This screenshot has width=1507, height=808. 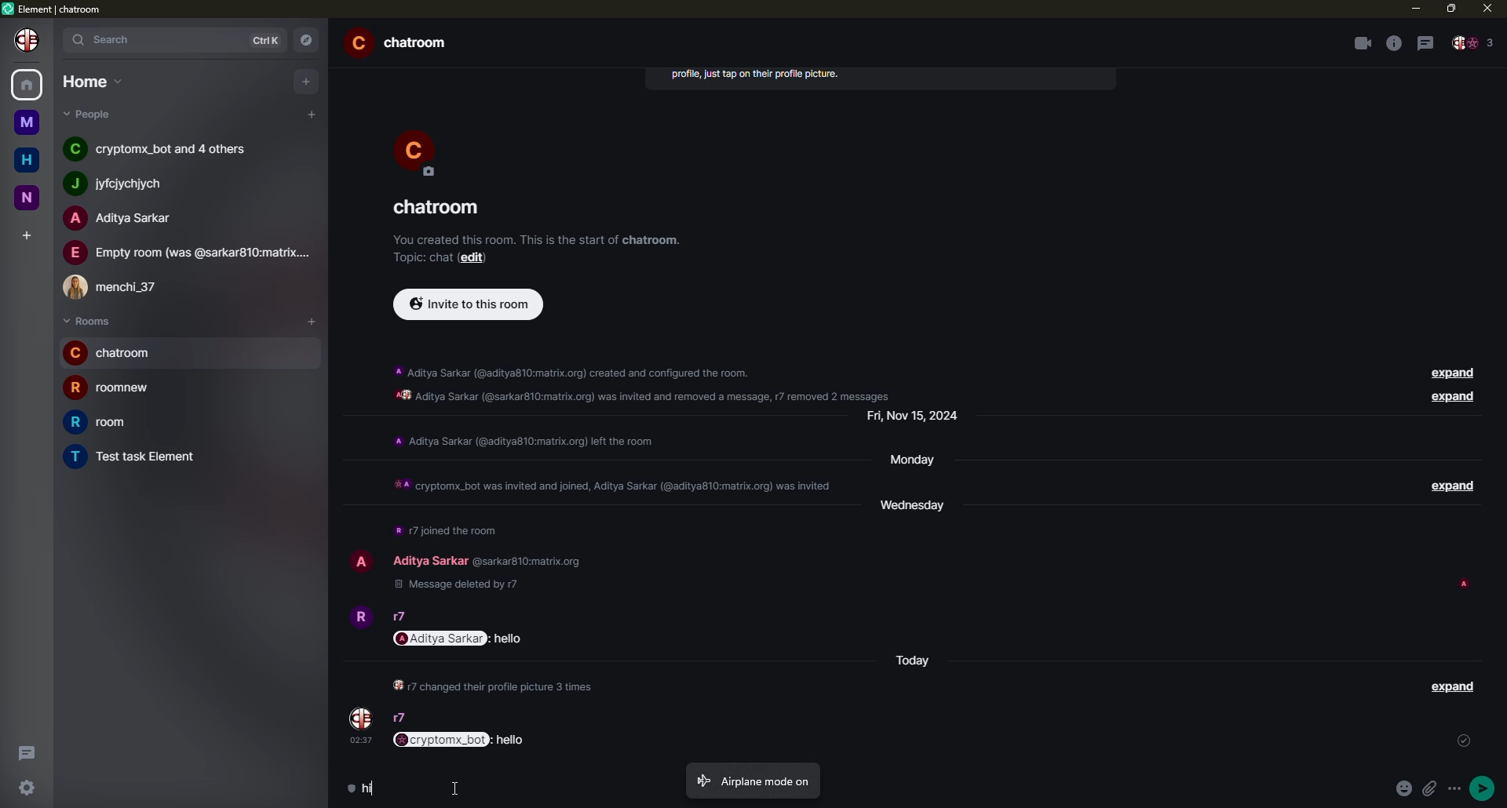 What do you see at coordinates (27, 158) in the screenshot?
I see `home` at bounding box center [27, 158].